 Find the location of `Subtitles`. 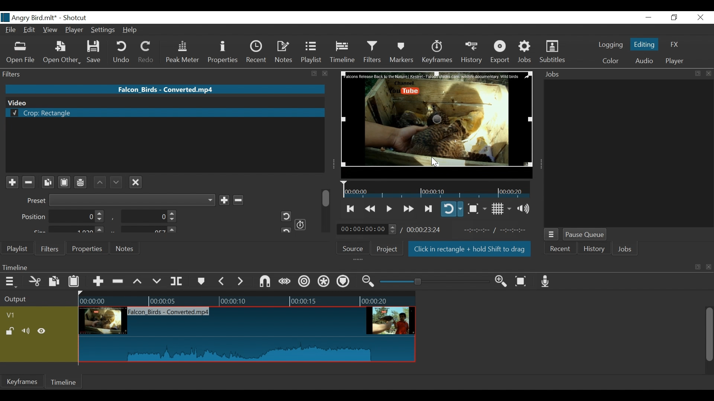

Subtitles is located at coordinates (552, 52).